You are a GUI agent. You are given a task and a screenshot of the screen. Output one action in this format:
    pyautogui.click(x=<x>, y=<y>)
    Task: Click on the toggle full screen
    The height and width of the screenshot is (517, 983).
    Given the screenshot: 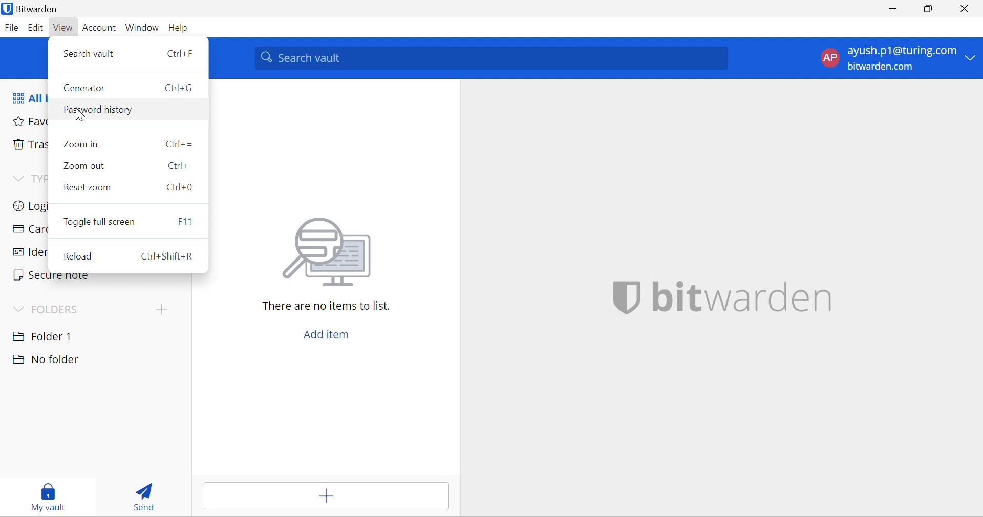 What is the action you would take?
    pyautogui.click(x=131, y=221)
    